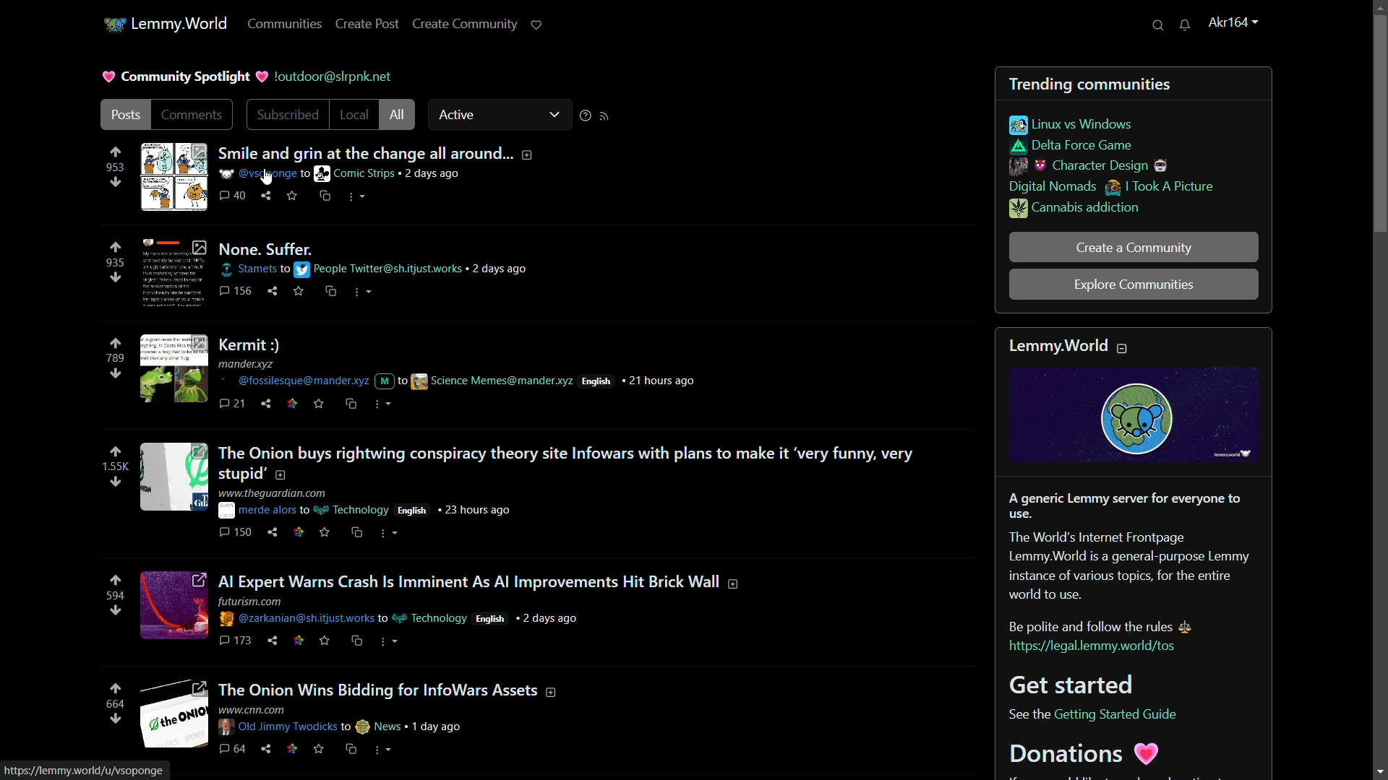  I want to click on more, so click(390, 533).